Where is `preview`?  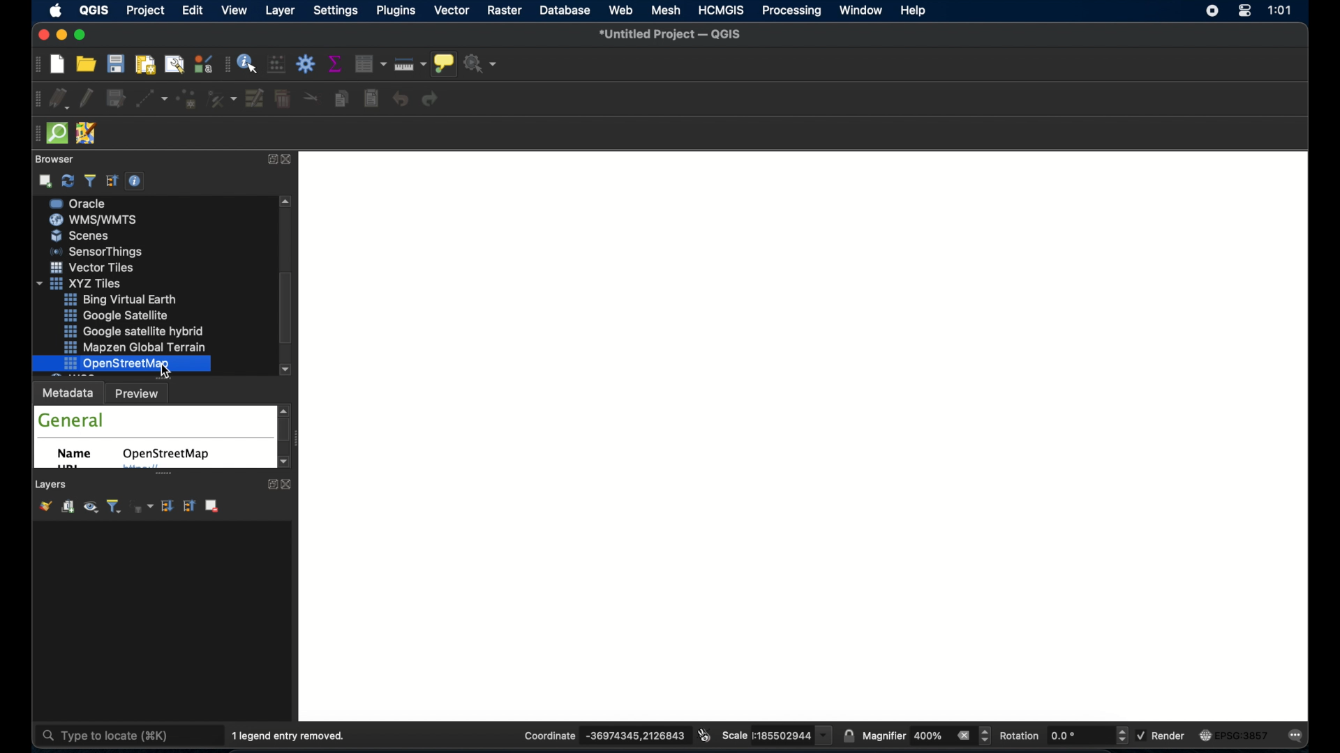 preview is located at coordinates (140, 395).